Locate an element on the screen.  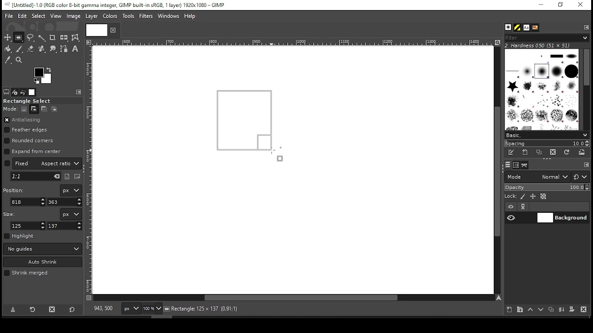
reset to defaults is located at coordinates (72, 310).